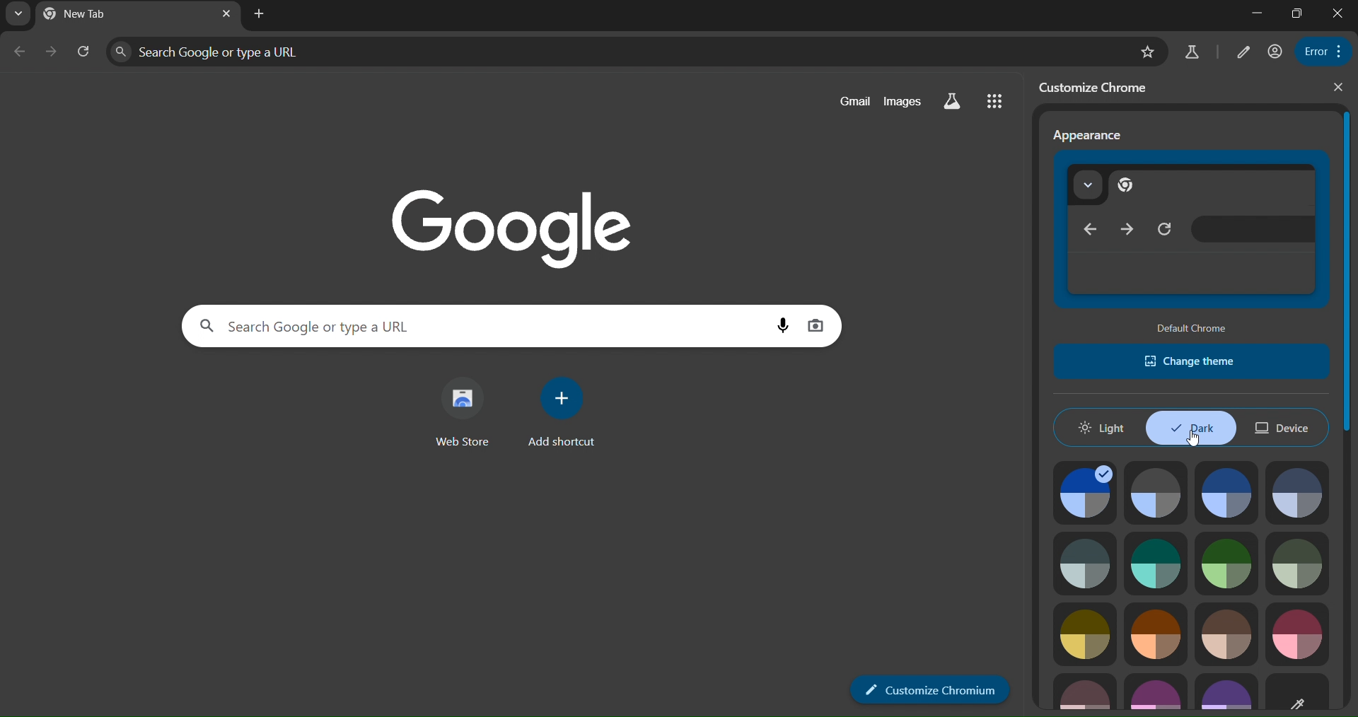 This screenshot has height=717, width=1358. What do you see at coordinates (1154, 692) in the screenshot?
I see `theme icon` at bounding box center [1154, 692].